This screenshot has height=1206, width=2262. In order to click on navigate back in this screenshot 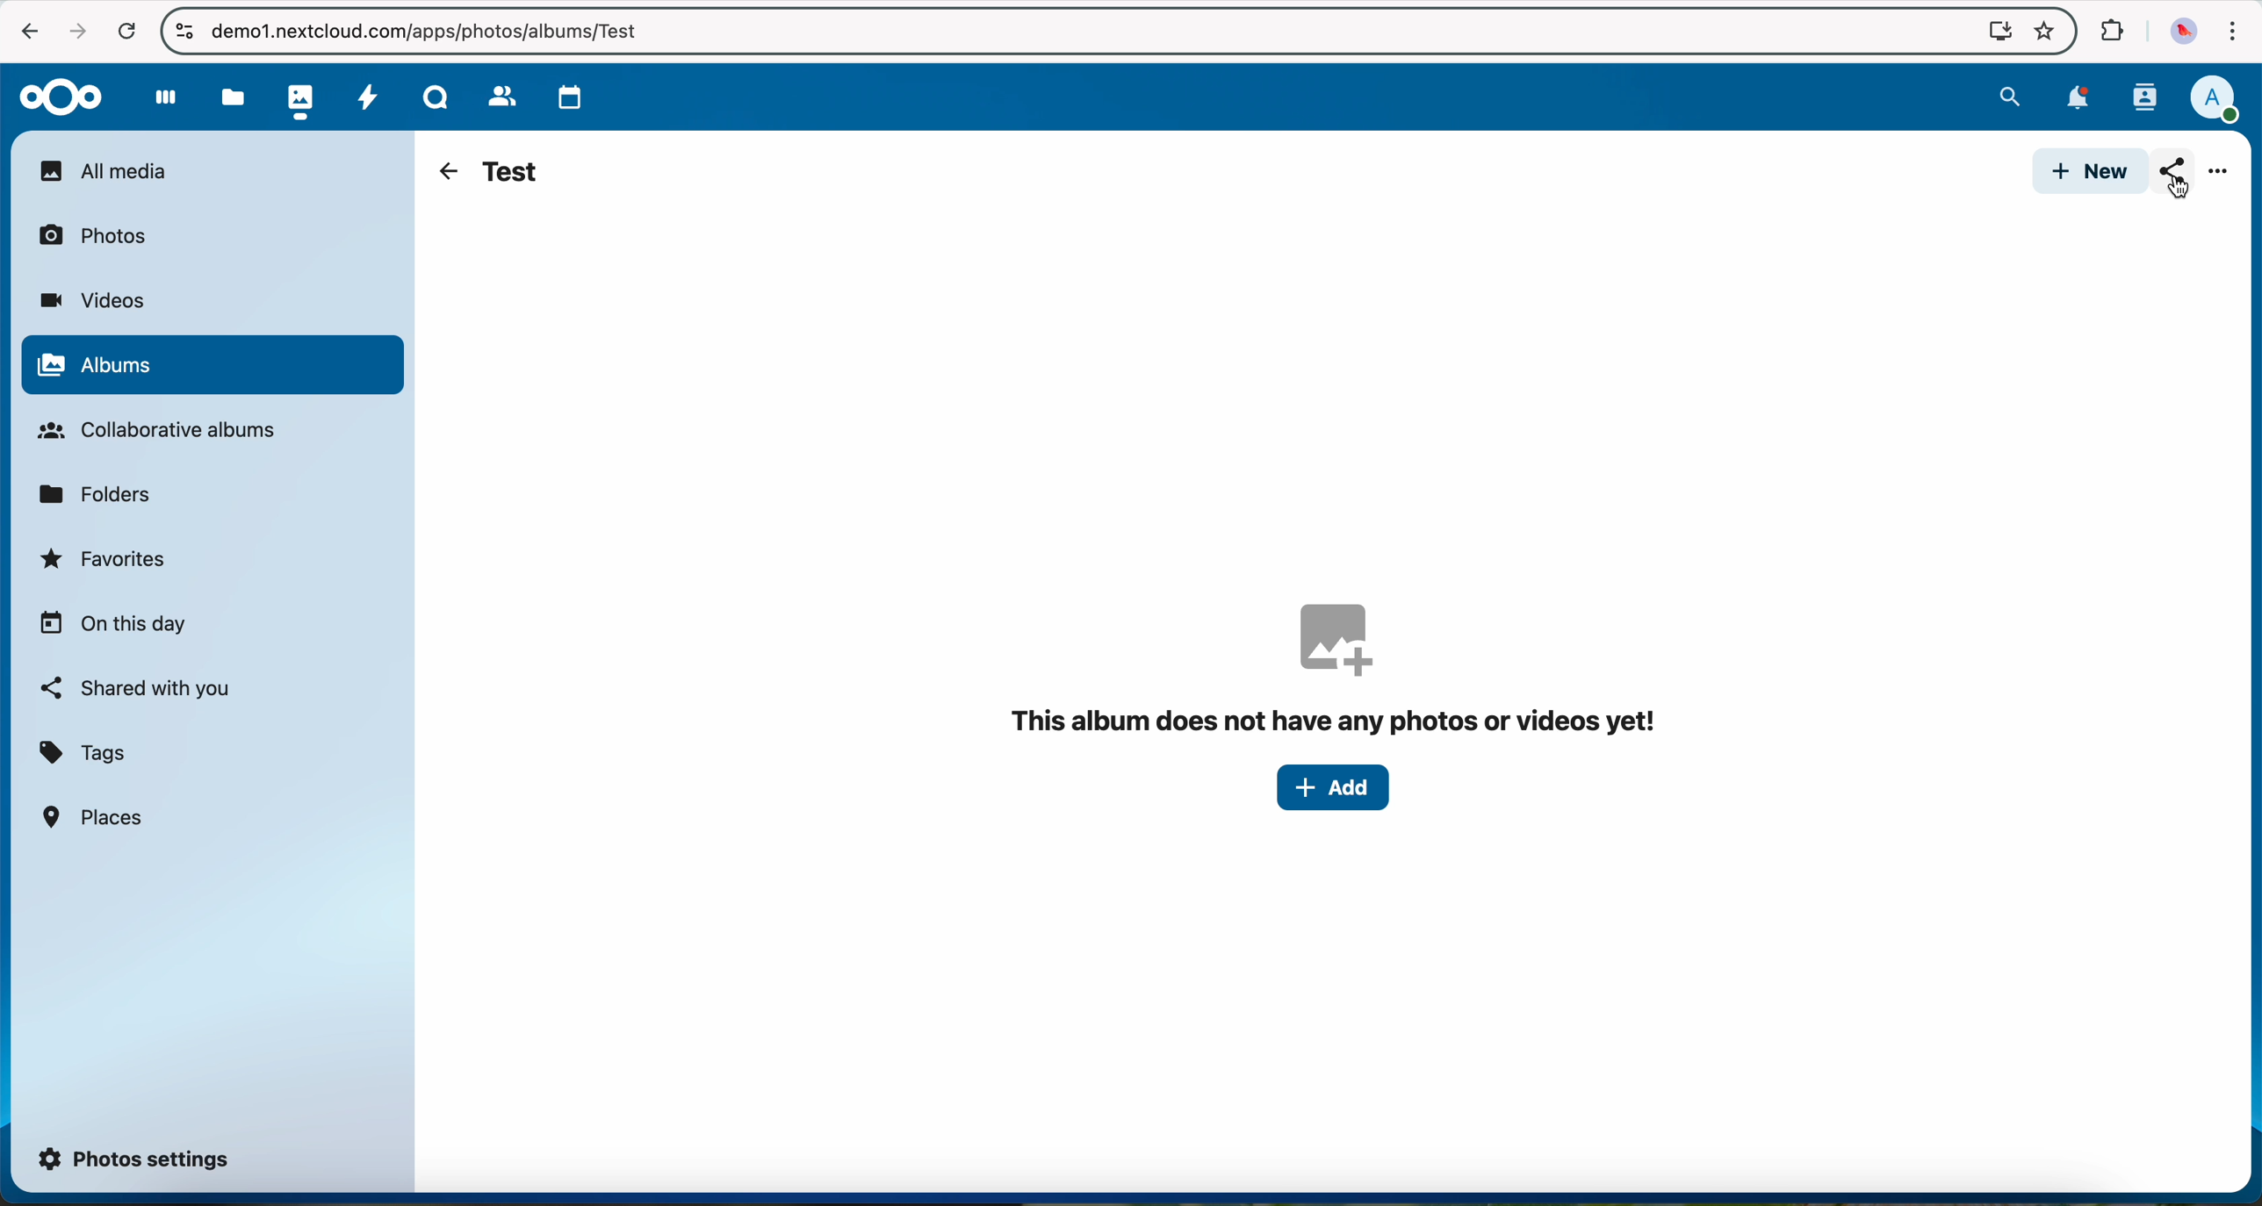, I will do `click(23, 29)`.